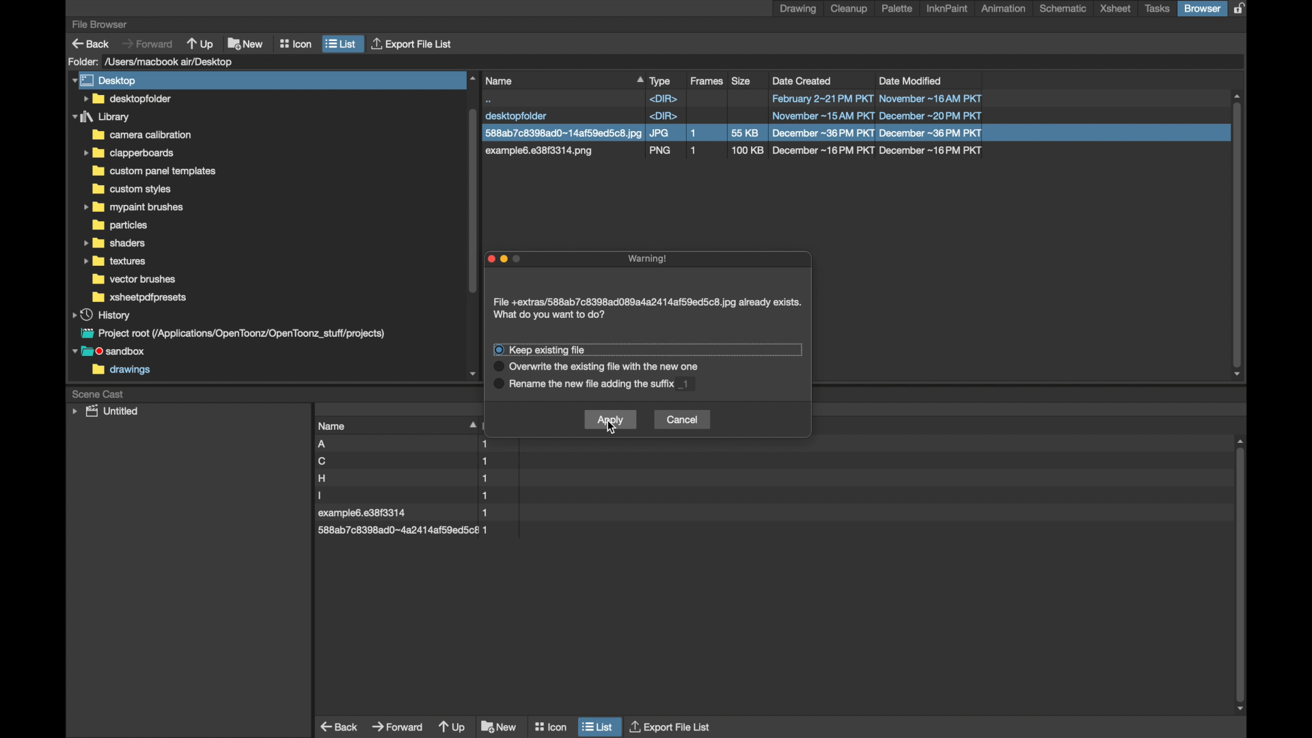 This screenshot has height=738, width=1312. I want to click on info, so click(648, 309).